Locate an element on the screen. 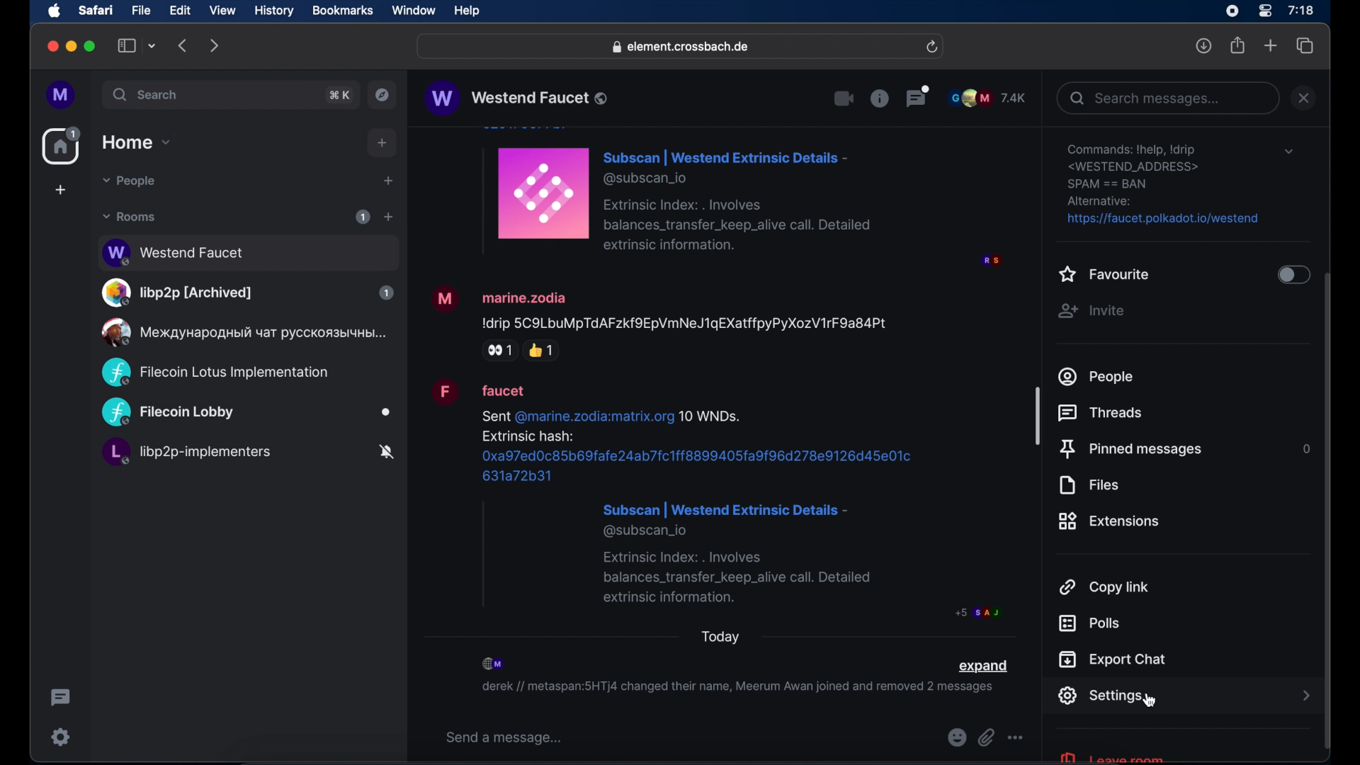  screen recorder icon is located at coordinates (1232, 11).